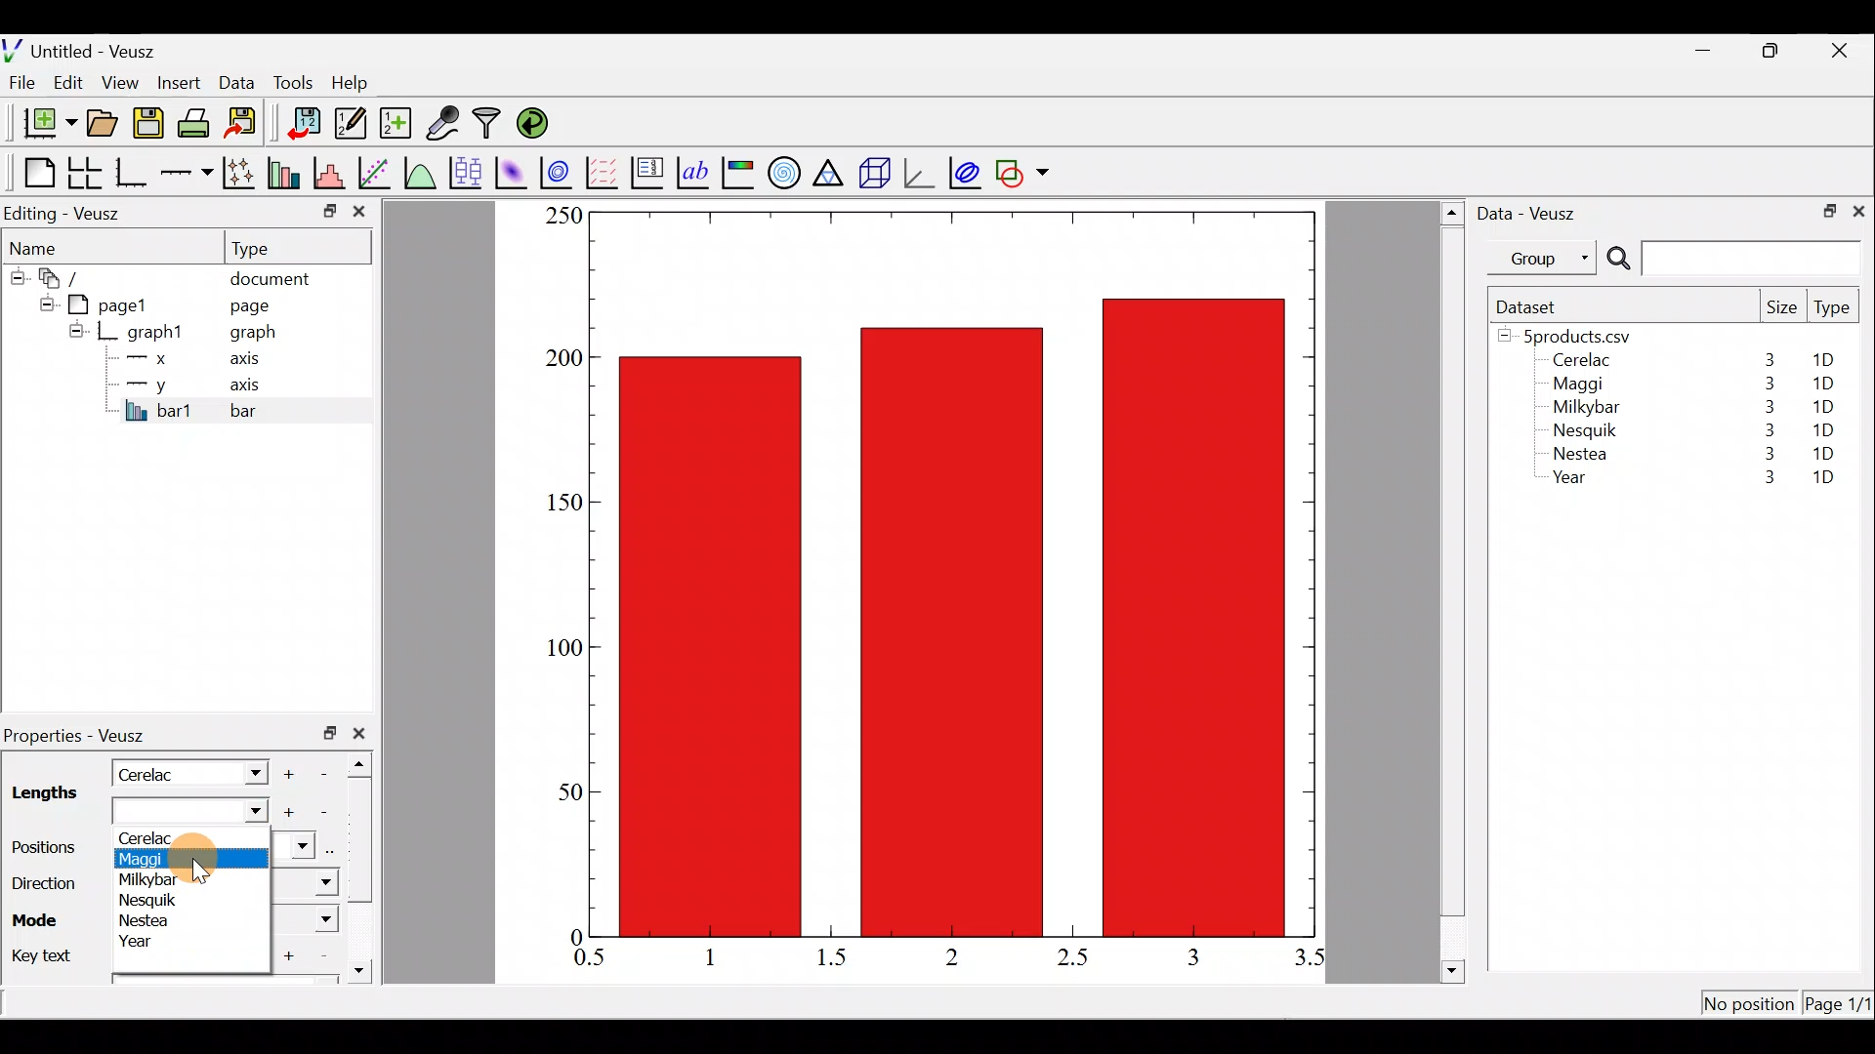 This screenshot has width=1875, height=1054. What do you see at coordinates (248, 304) in the screenshot?
I see `page` at bounding box center [248, 304].